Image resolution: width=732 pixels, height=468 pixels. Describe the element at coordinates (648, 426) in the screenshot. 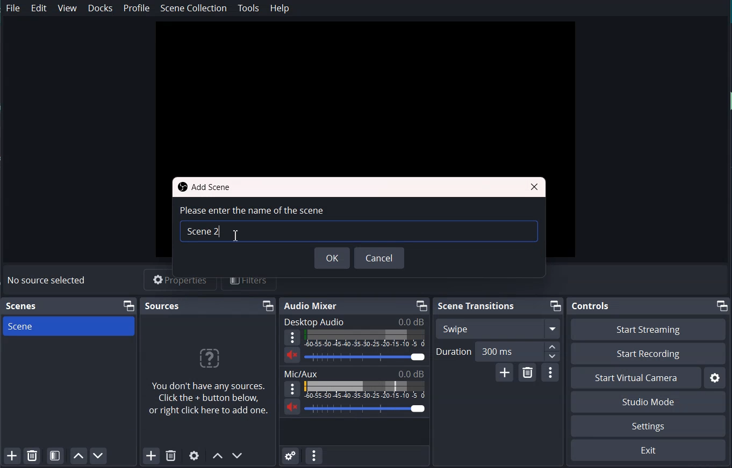

I see `Settings` at that location.